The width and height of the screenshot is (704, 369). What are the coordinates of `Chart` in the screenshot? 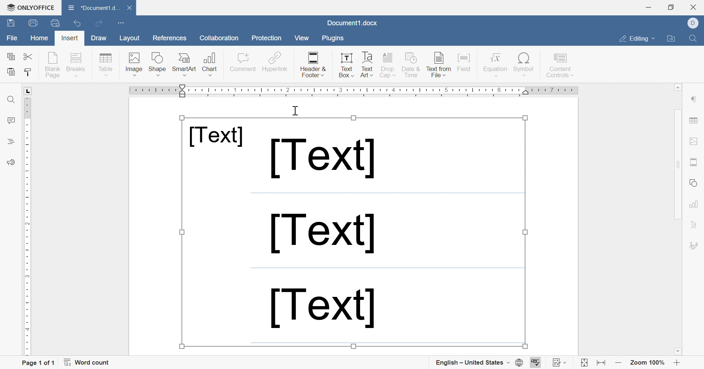 It's located at (211, 64).